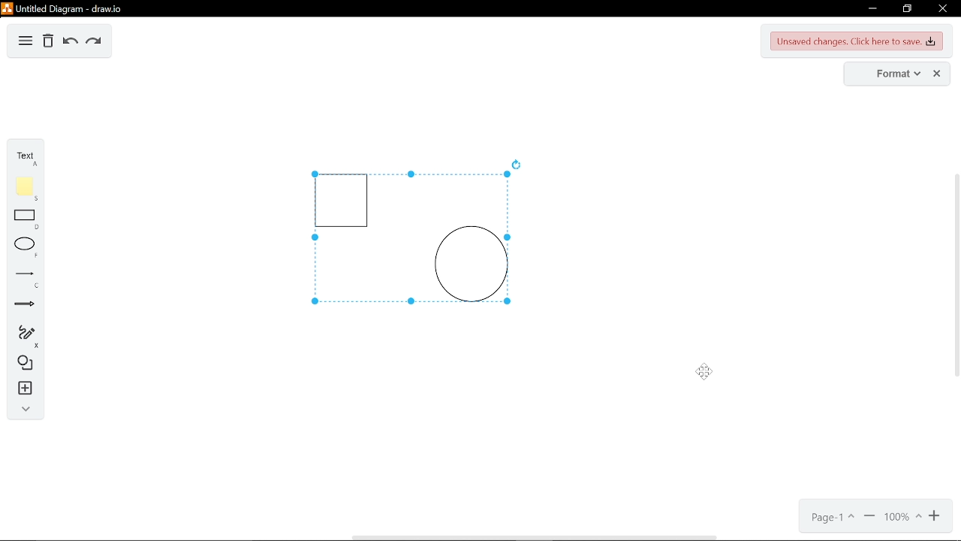  What do you see at coordinates (23, 388) in the screenshot?
I see `insert` at bounding box center [23, 388].